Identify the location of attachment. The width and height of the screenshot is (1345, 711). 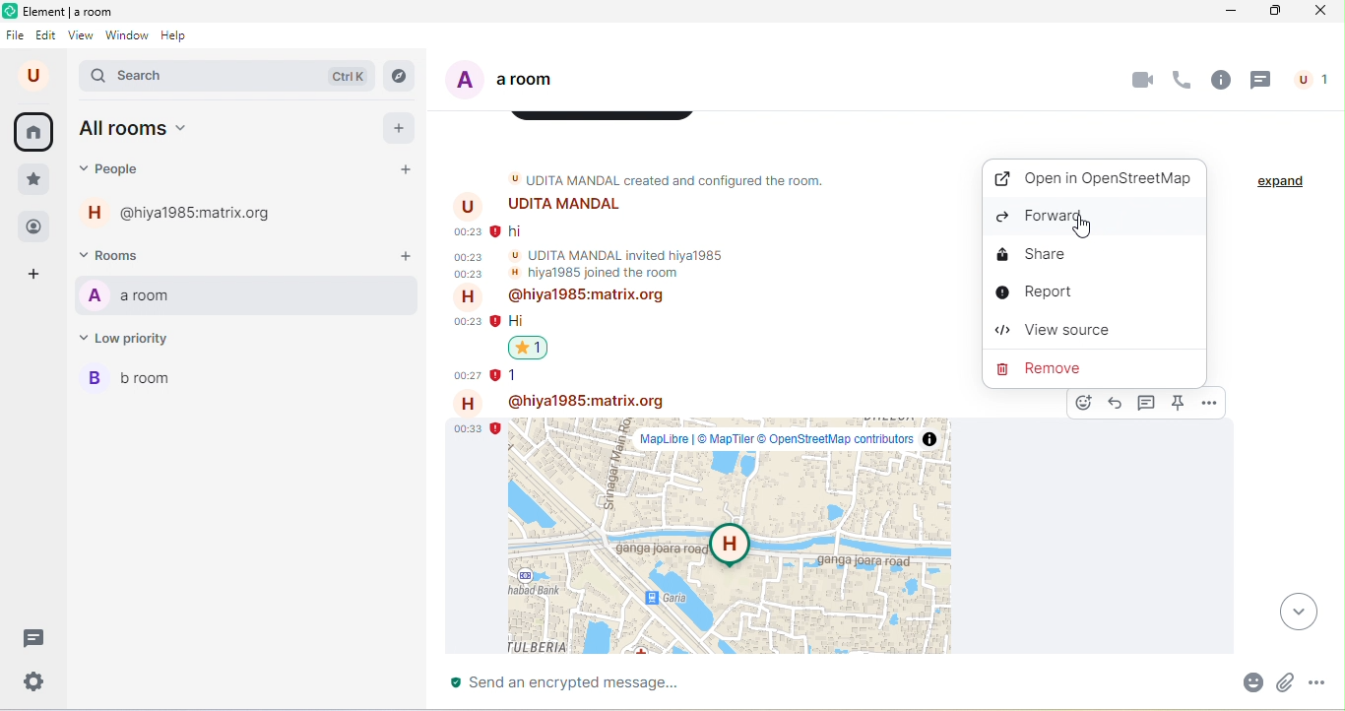
(1286, 681).